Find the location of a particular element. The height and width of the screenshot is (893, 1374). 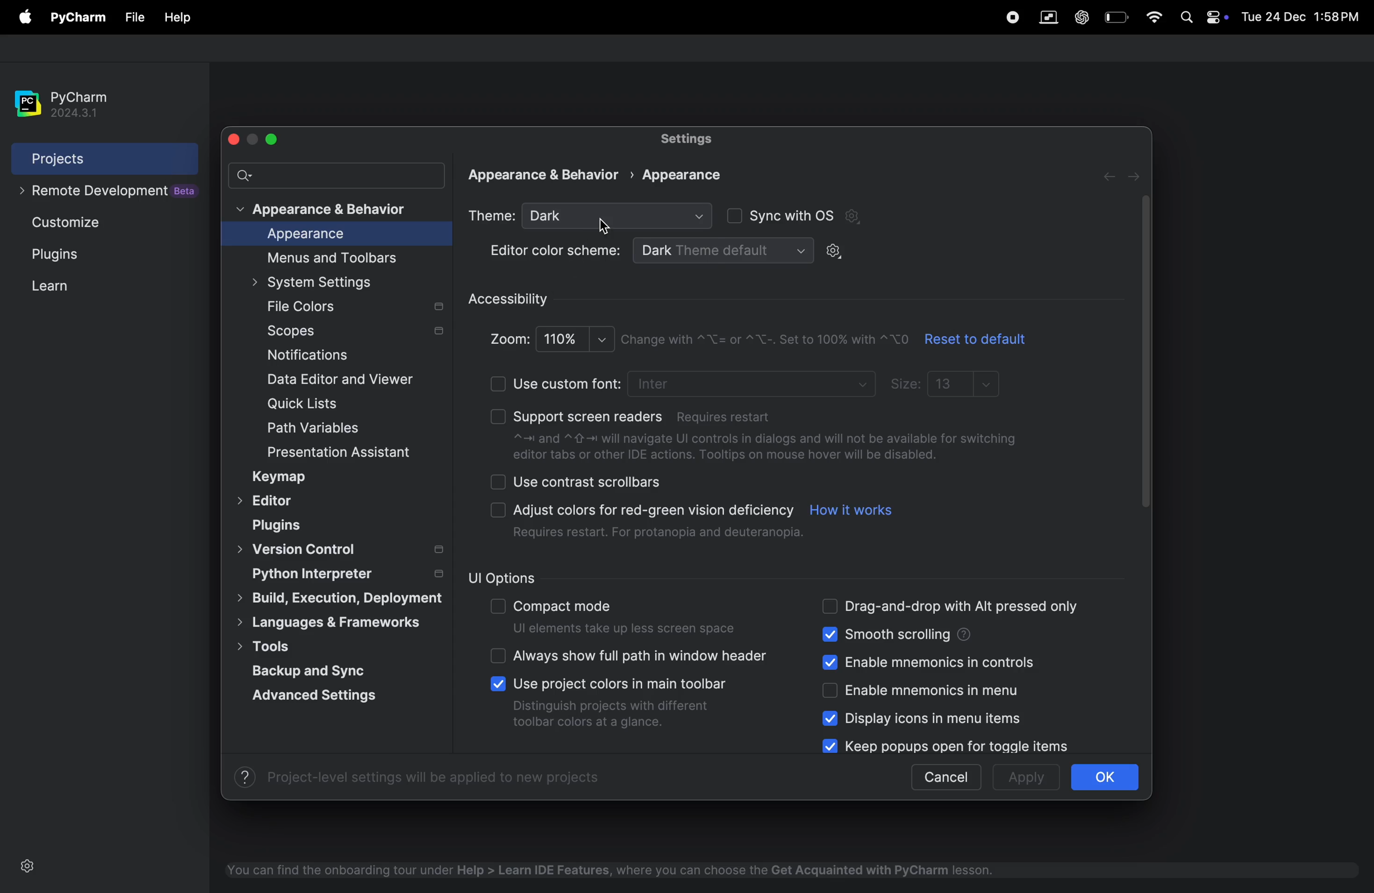

chatgpt is located at coordinates (1082, 14).